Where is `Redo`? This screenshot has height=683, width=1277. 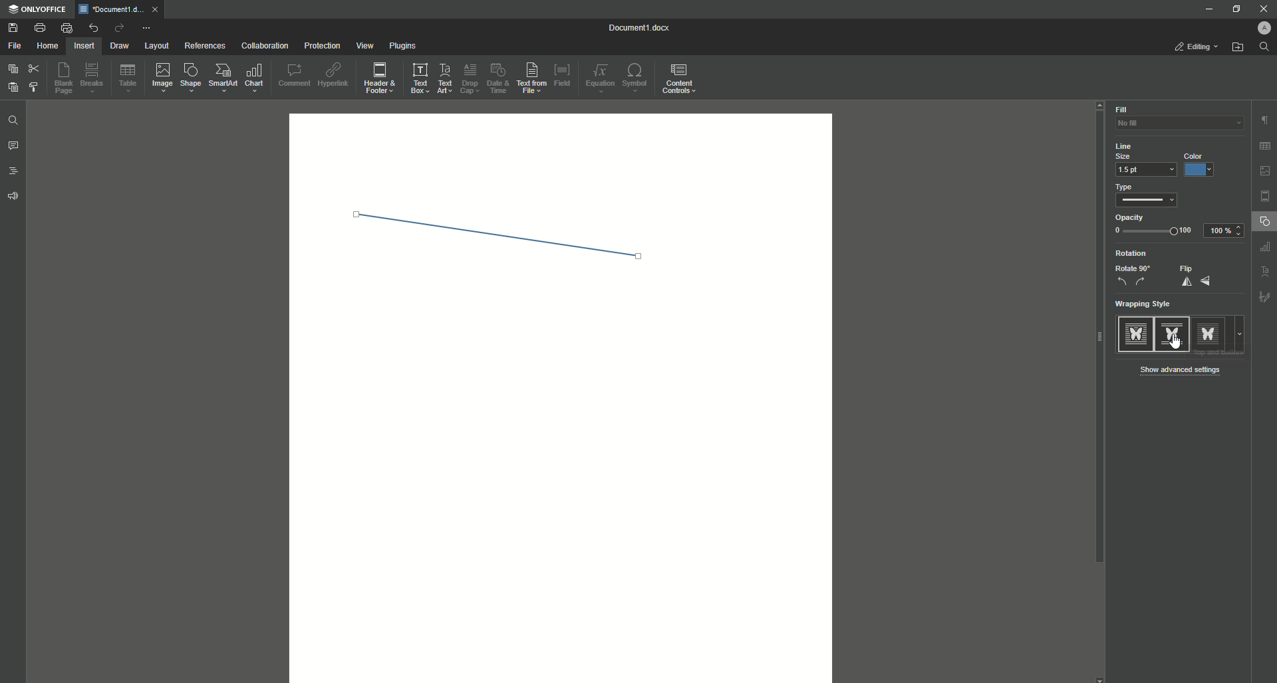
Redo is located at coordinates (118, 29).